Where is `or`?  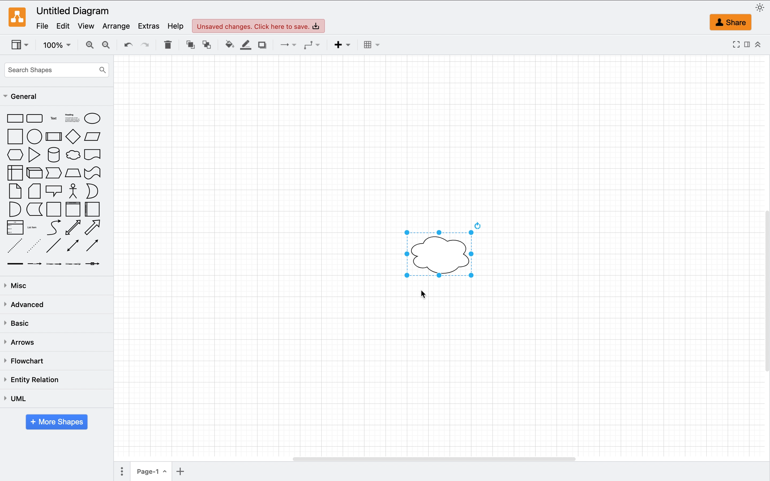 or is located at coordinates (97, 190).